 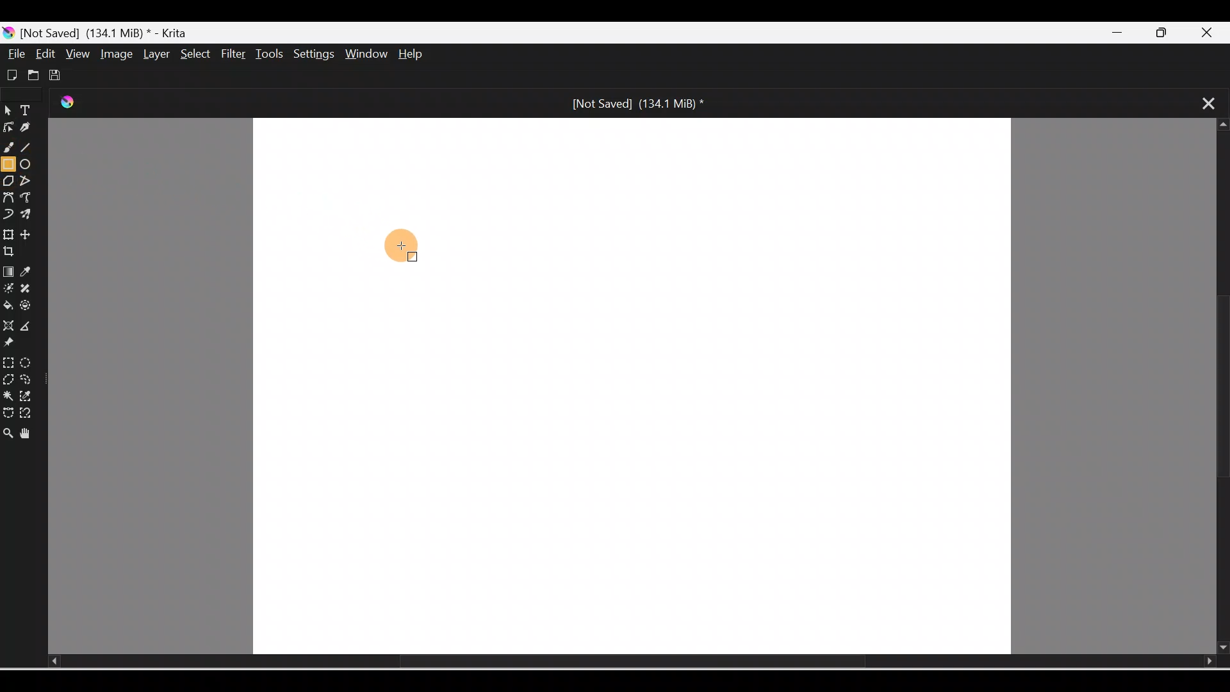 What do you see at coordinates (368, 55) in the screenshot?
I see `Window` at bounding box center [368, 55].